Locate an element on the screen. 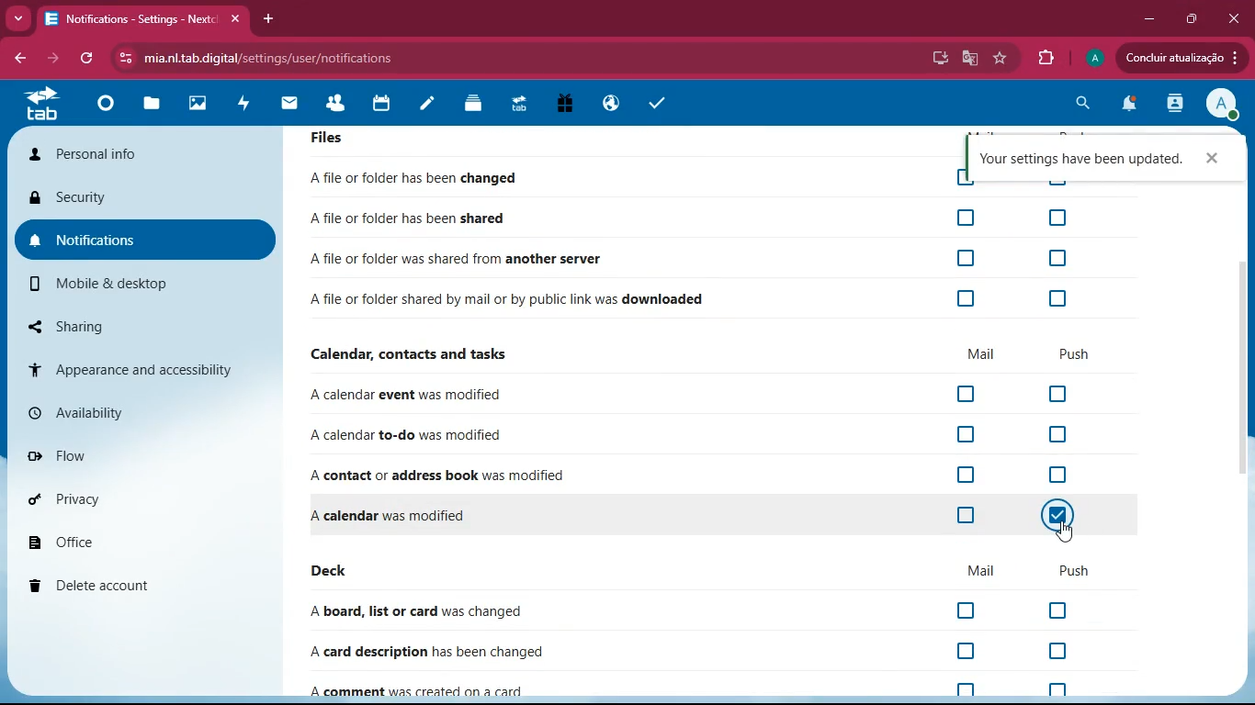 Image resolution: width=1255 pixels, height=705 pixels. tab is located at coordinates (131, 19).